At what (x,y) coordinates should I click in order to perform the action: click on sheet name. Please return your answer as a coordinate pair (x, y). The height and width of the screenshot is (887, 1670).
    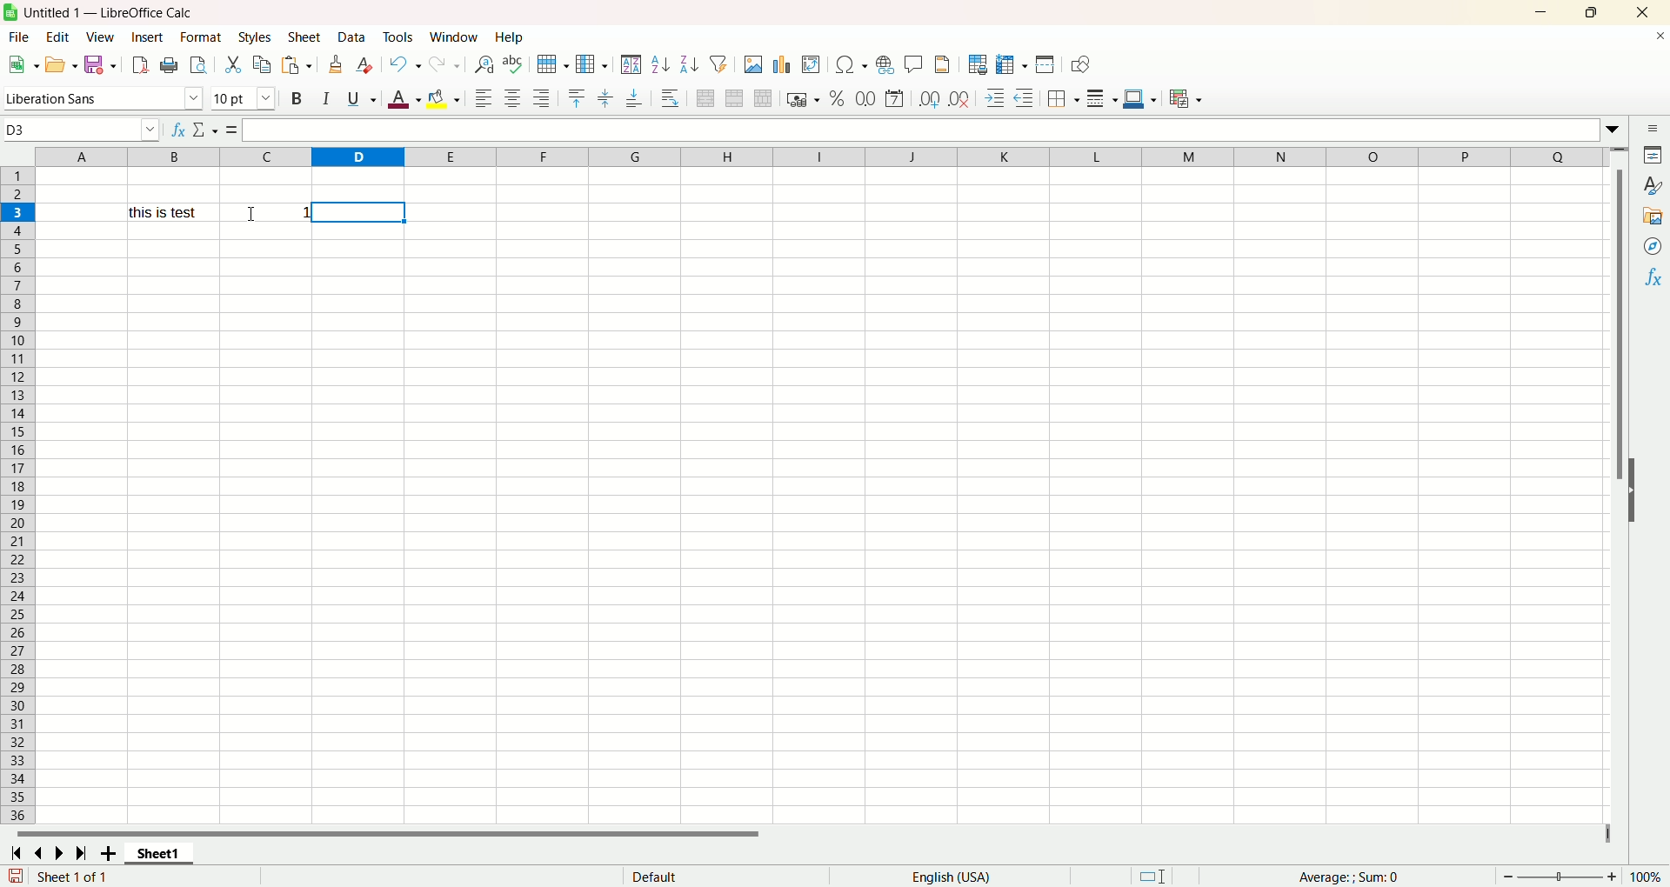
    Looking at the image, I should click on (159, 854).